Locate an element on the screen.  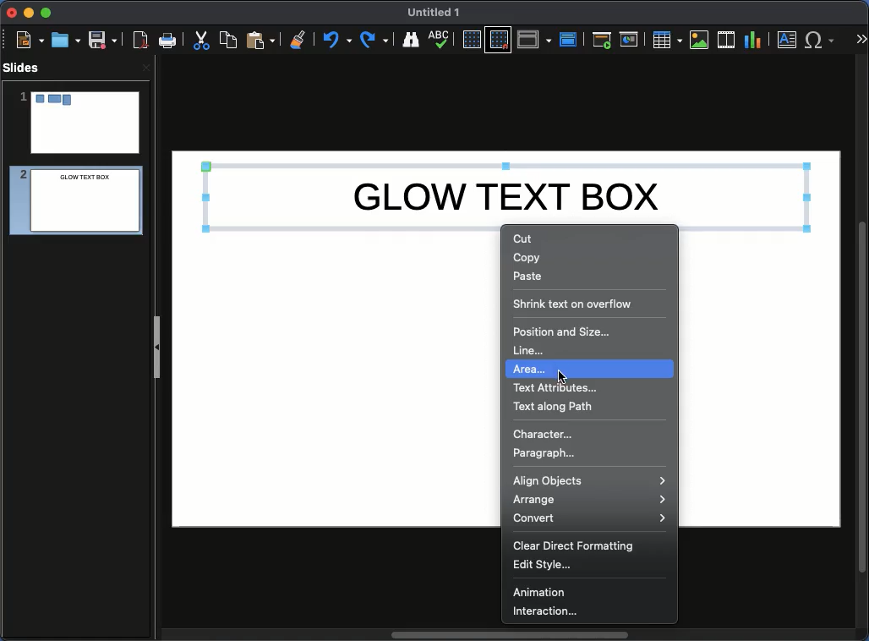
First slide is located at coordinates (602, 40).